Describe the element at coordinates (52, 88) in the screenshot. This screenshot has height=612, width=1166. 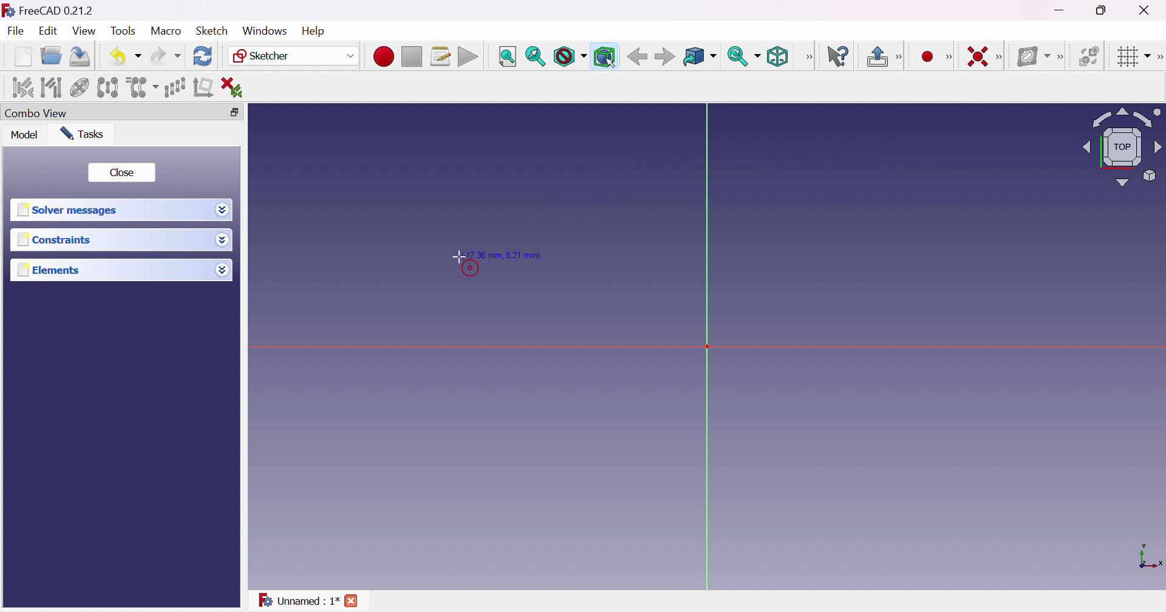
I see `Select associated geometry` at that location.